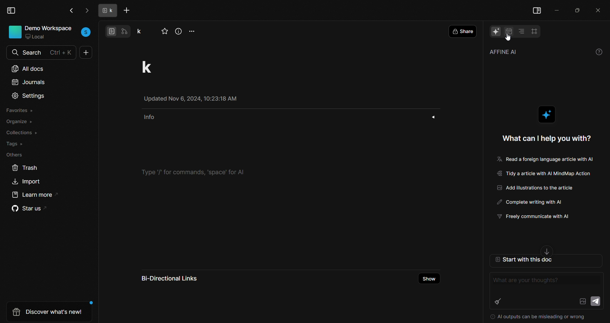 The height and width of the screenshot is (323, 610). Describe the element at coordinates (29, 96) in the screenshot. I see `settings` at that location.